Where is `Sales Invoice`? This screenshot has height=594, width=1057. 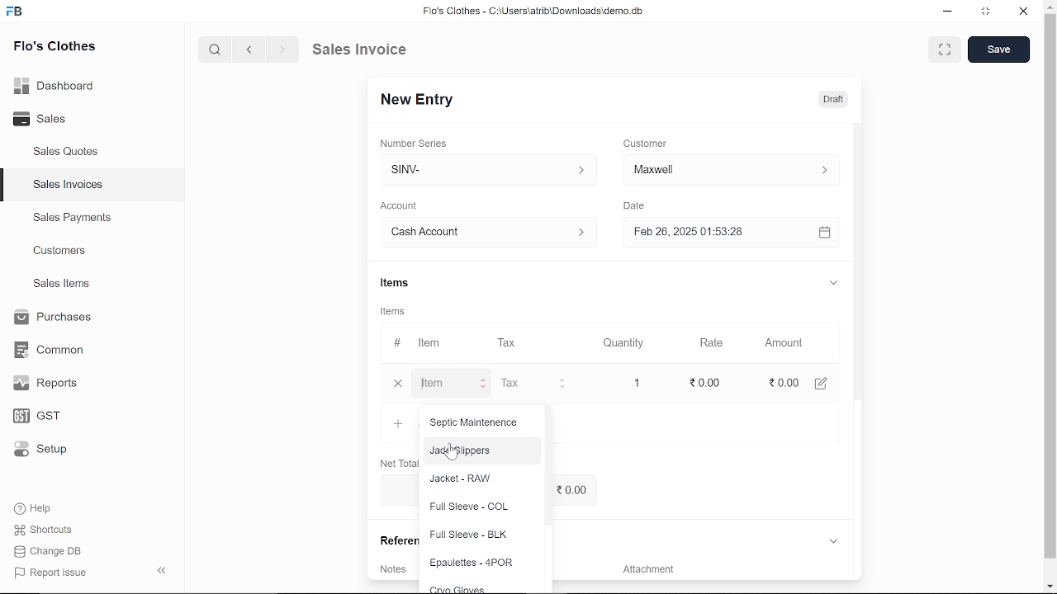 Sales Invoice is located at coordinates (372, 49).